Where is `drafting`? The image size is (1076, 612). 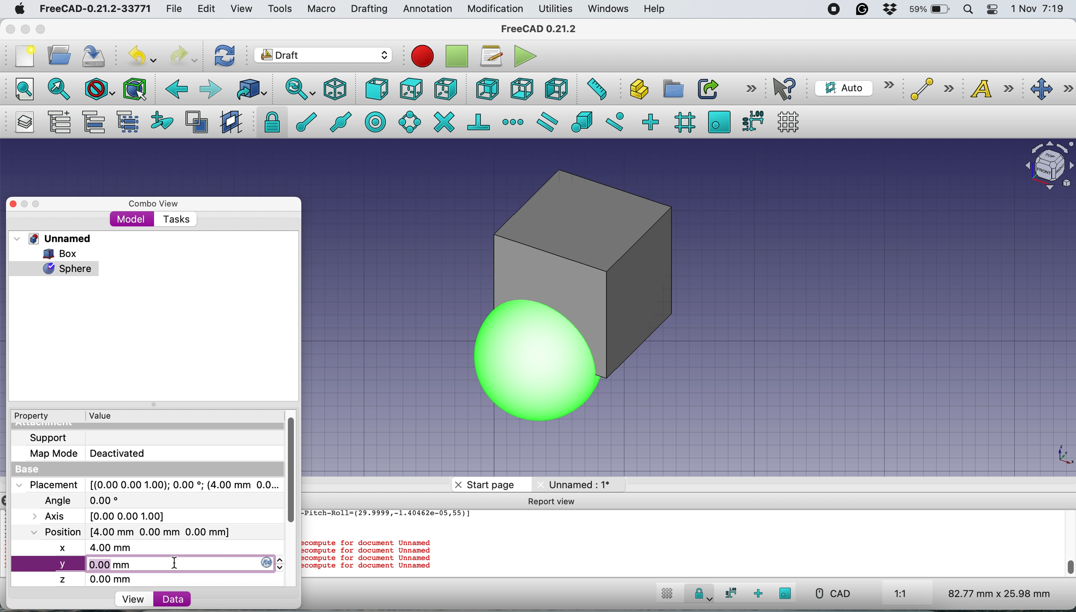
drafting is located at coordinates (369, 10).